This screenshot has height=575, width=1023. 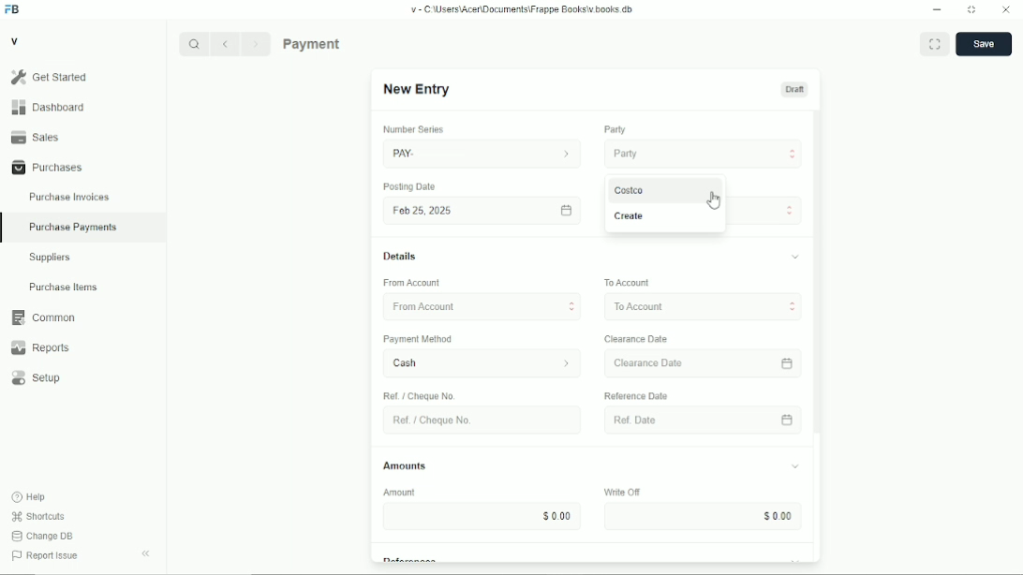 What do you see at coordinates (82, 137) in the screenshot?
I see `Sales` at bounding box center [82, 137].